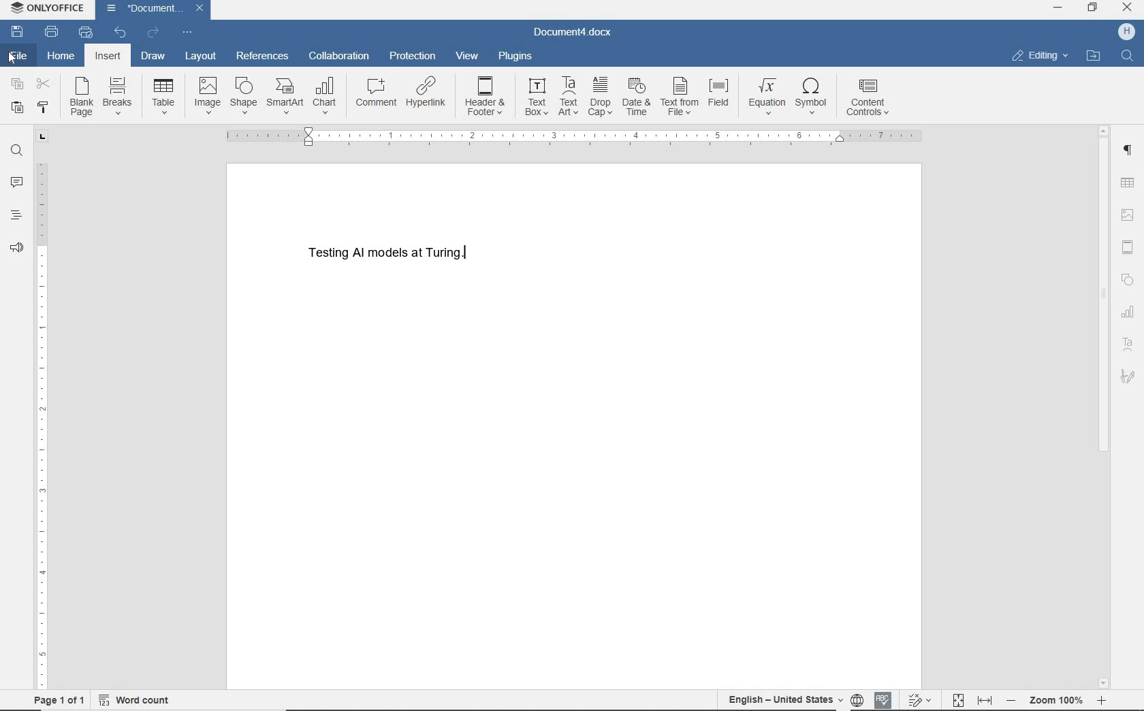 The image size is (1144, 711). I want to click on spell checking, so click(884, 699).